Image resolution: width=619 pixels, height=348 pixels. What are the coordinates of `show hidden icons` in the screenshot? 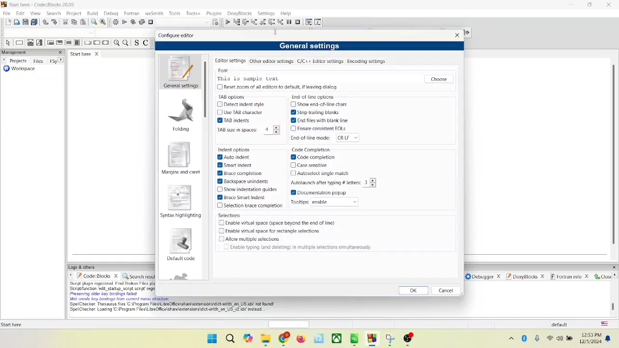 It's located at (507, 340).